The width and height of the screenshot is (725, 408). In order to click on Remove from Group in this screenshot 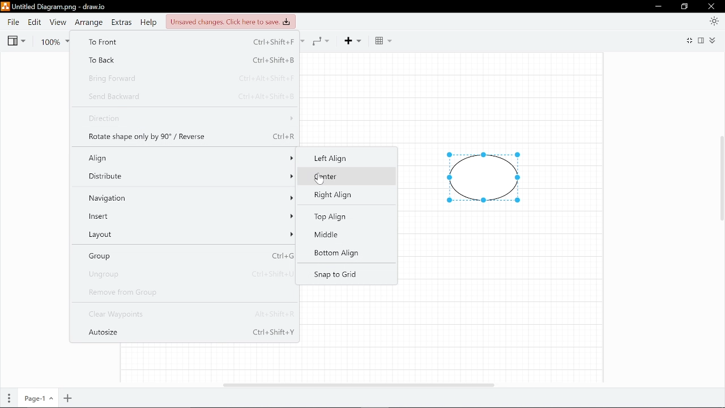, I will do `click(186, 292)`.